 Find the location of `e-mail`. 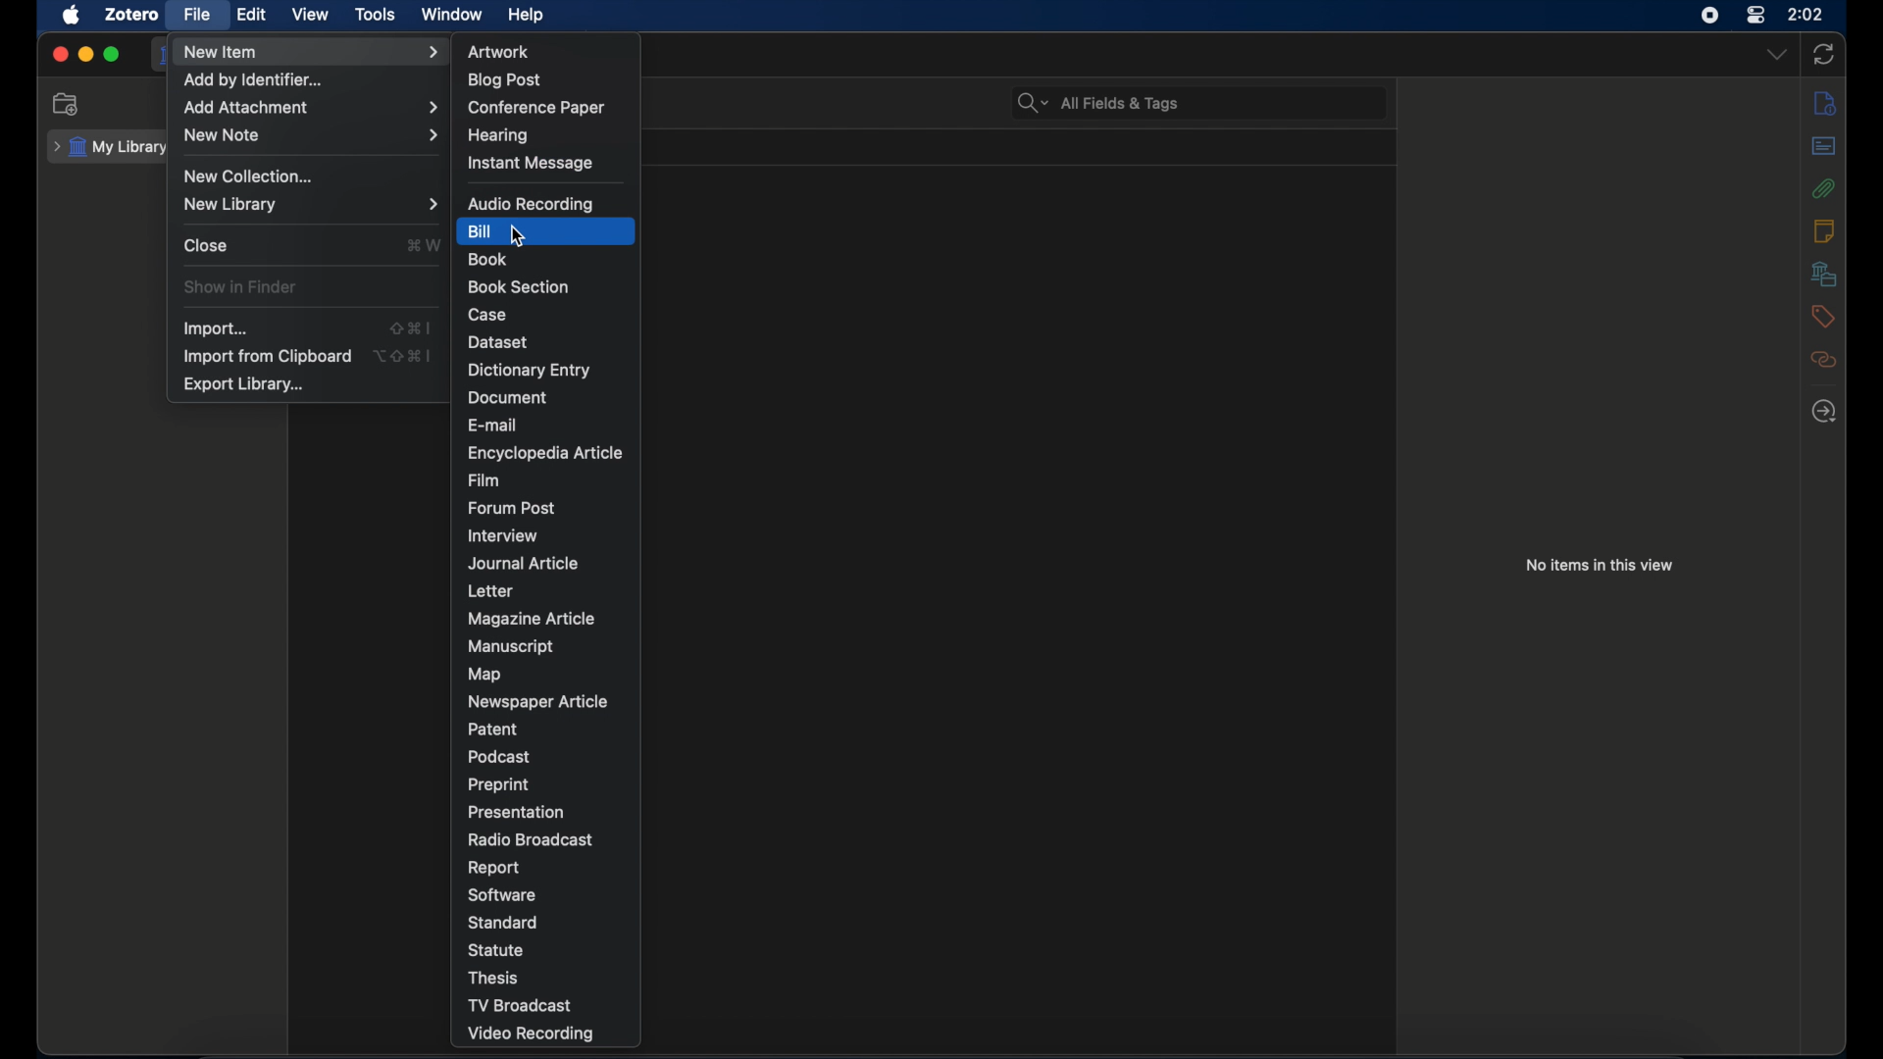

e-mail is located at coordinates (490, 425).